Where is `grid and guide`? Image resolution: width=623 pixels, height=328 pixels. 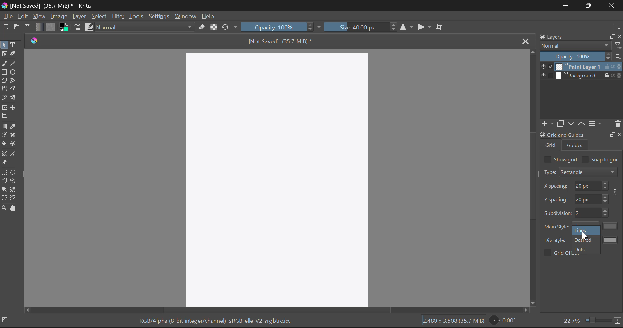 grid and guide is located at coordinates (562, 135).